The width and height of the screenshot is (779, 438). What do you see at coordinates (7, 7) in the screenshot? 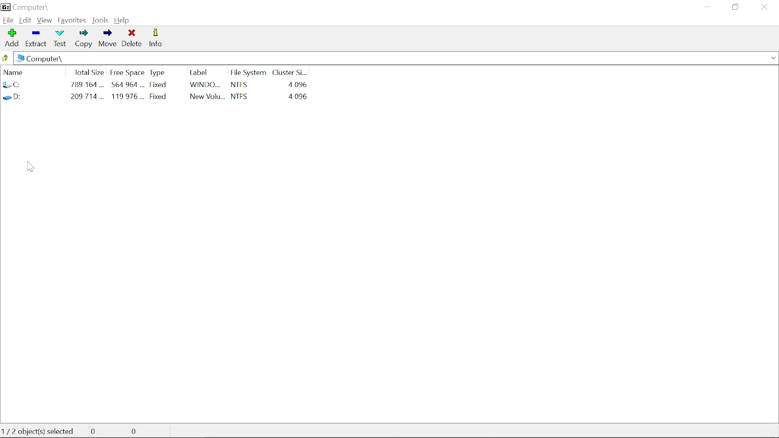
I see `7 zip logo` at bounding box center [7, 7].